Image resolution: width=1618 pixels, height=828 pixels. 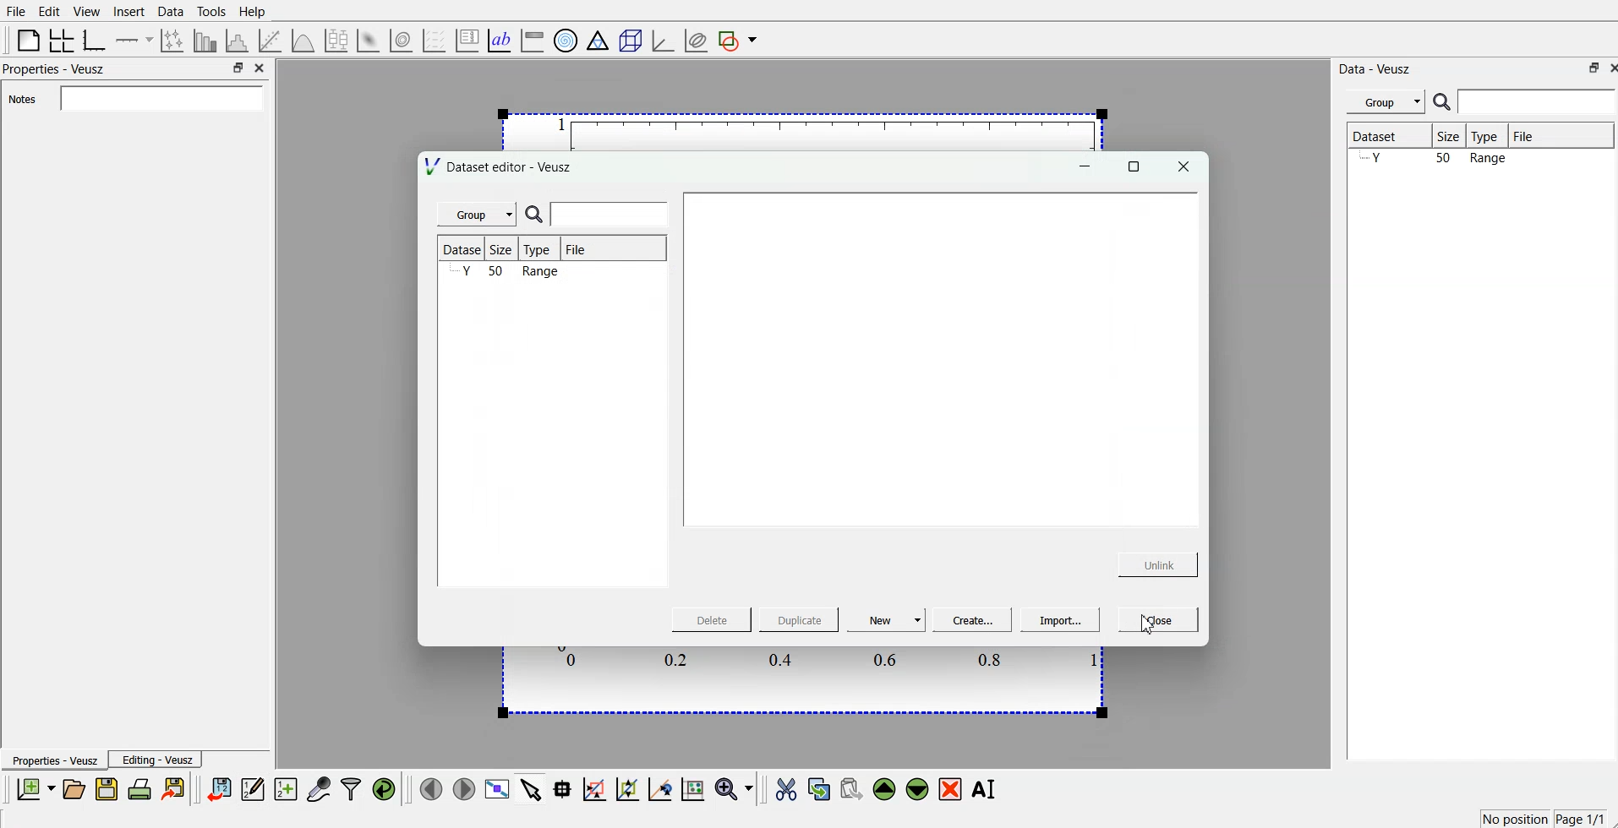 What do you see at coordinates (260, 66) in the screenshot?
I see `close` at bounding box center [260, 66].